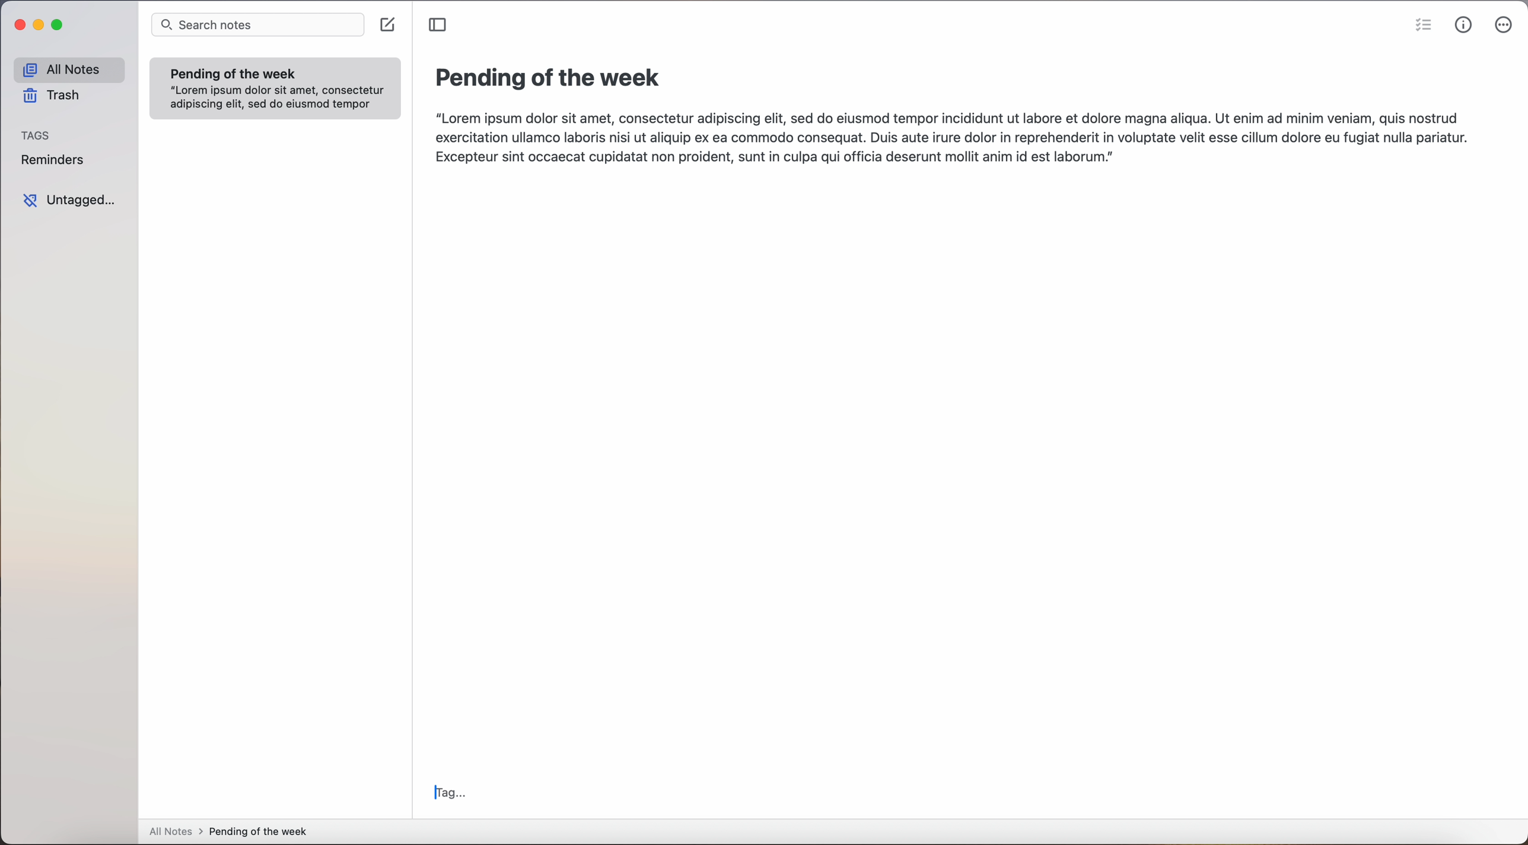 The image size is (1528, 845). Describe the element at coordinates (275, 88) in the screenshot. I see `note Pending of the week` at that location.